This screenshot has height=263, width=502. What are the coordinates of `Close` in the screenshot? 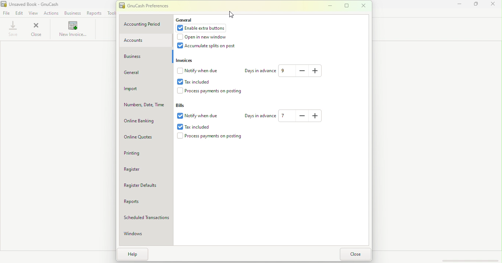 It's located at (364, 6).